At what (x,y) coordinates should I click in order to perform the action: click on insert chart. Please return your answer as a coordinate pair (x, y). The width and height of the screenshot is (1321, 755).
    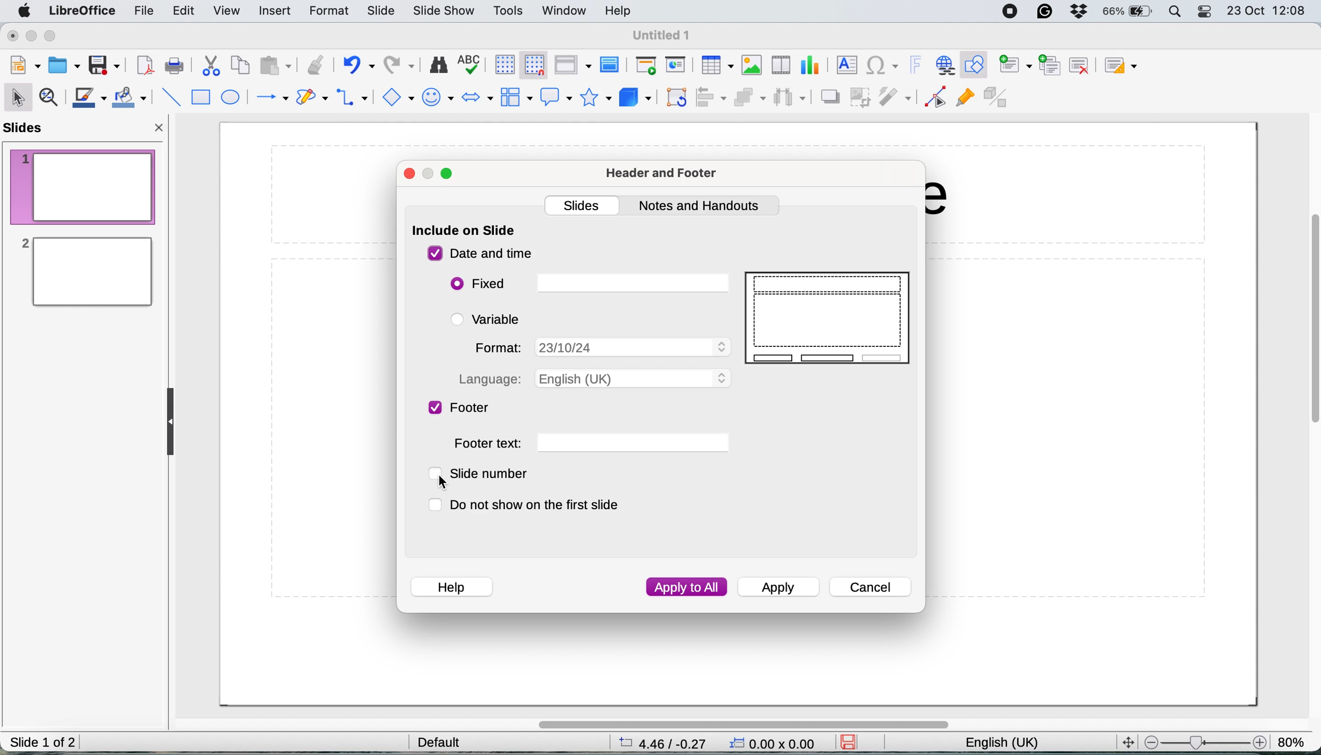
    Looking at the image, I should click on (812, 65).